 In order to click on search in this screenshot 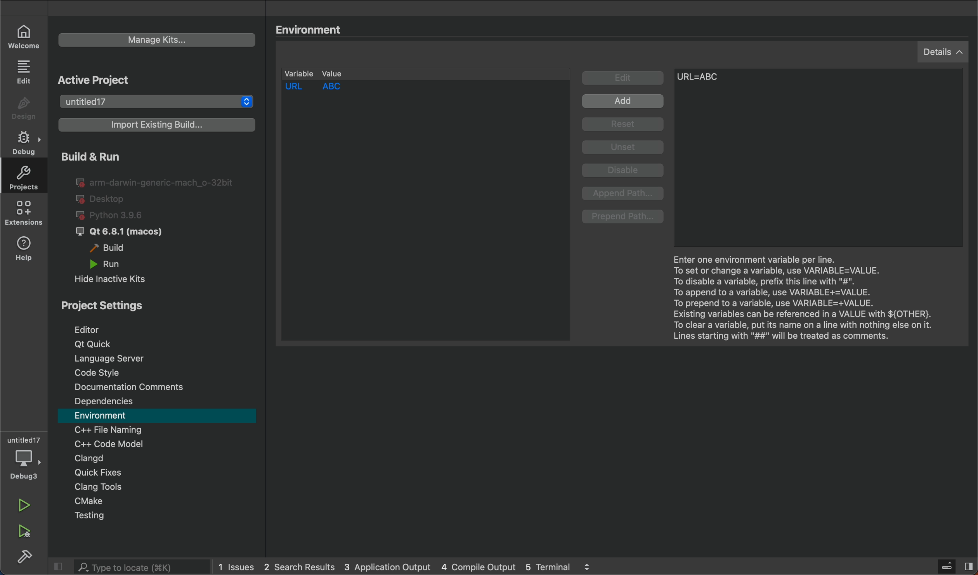, I will do `click(126, 566)`.